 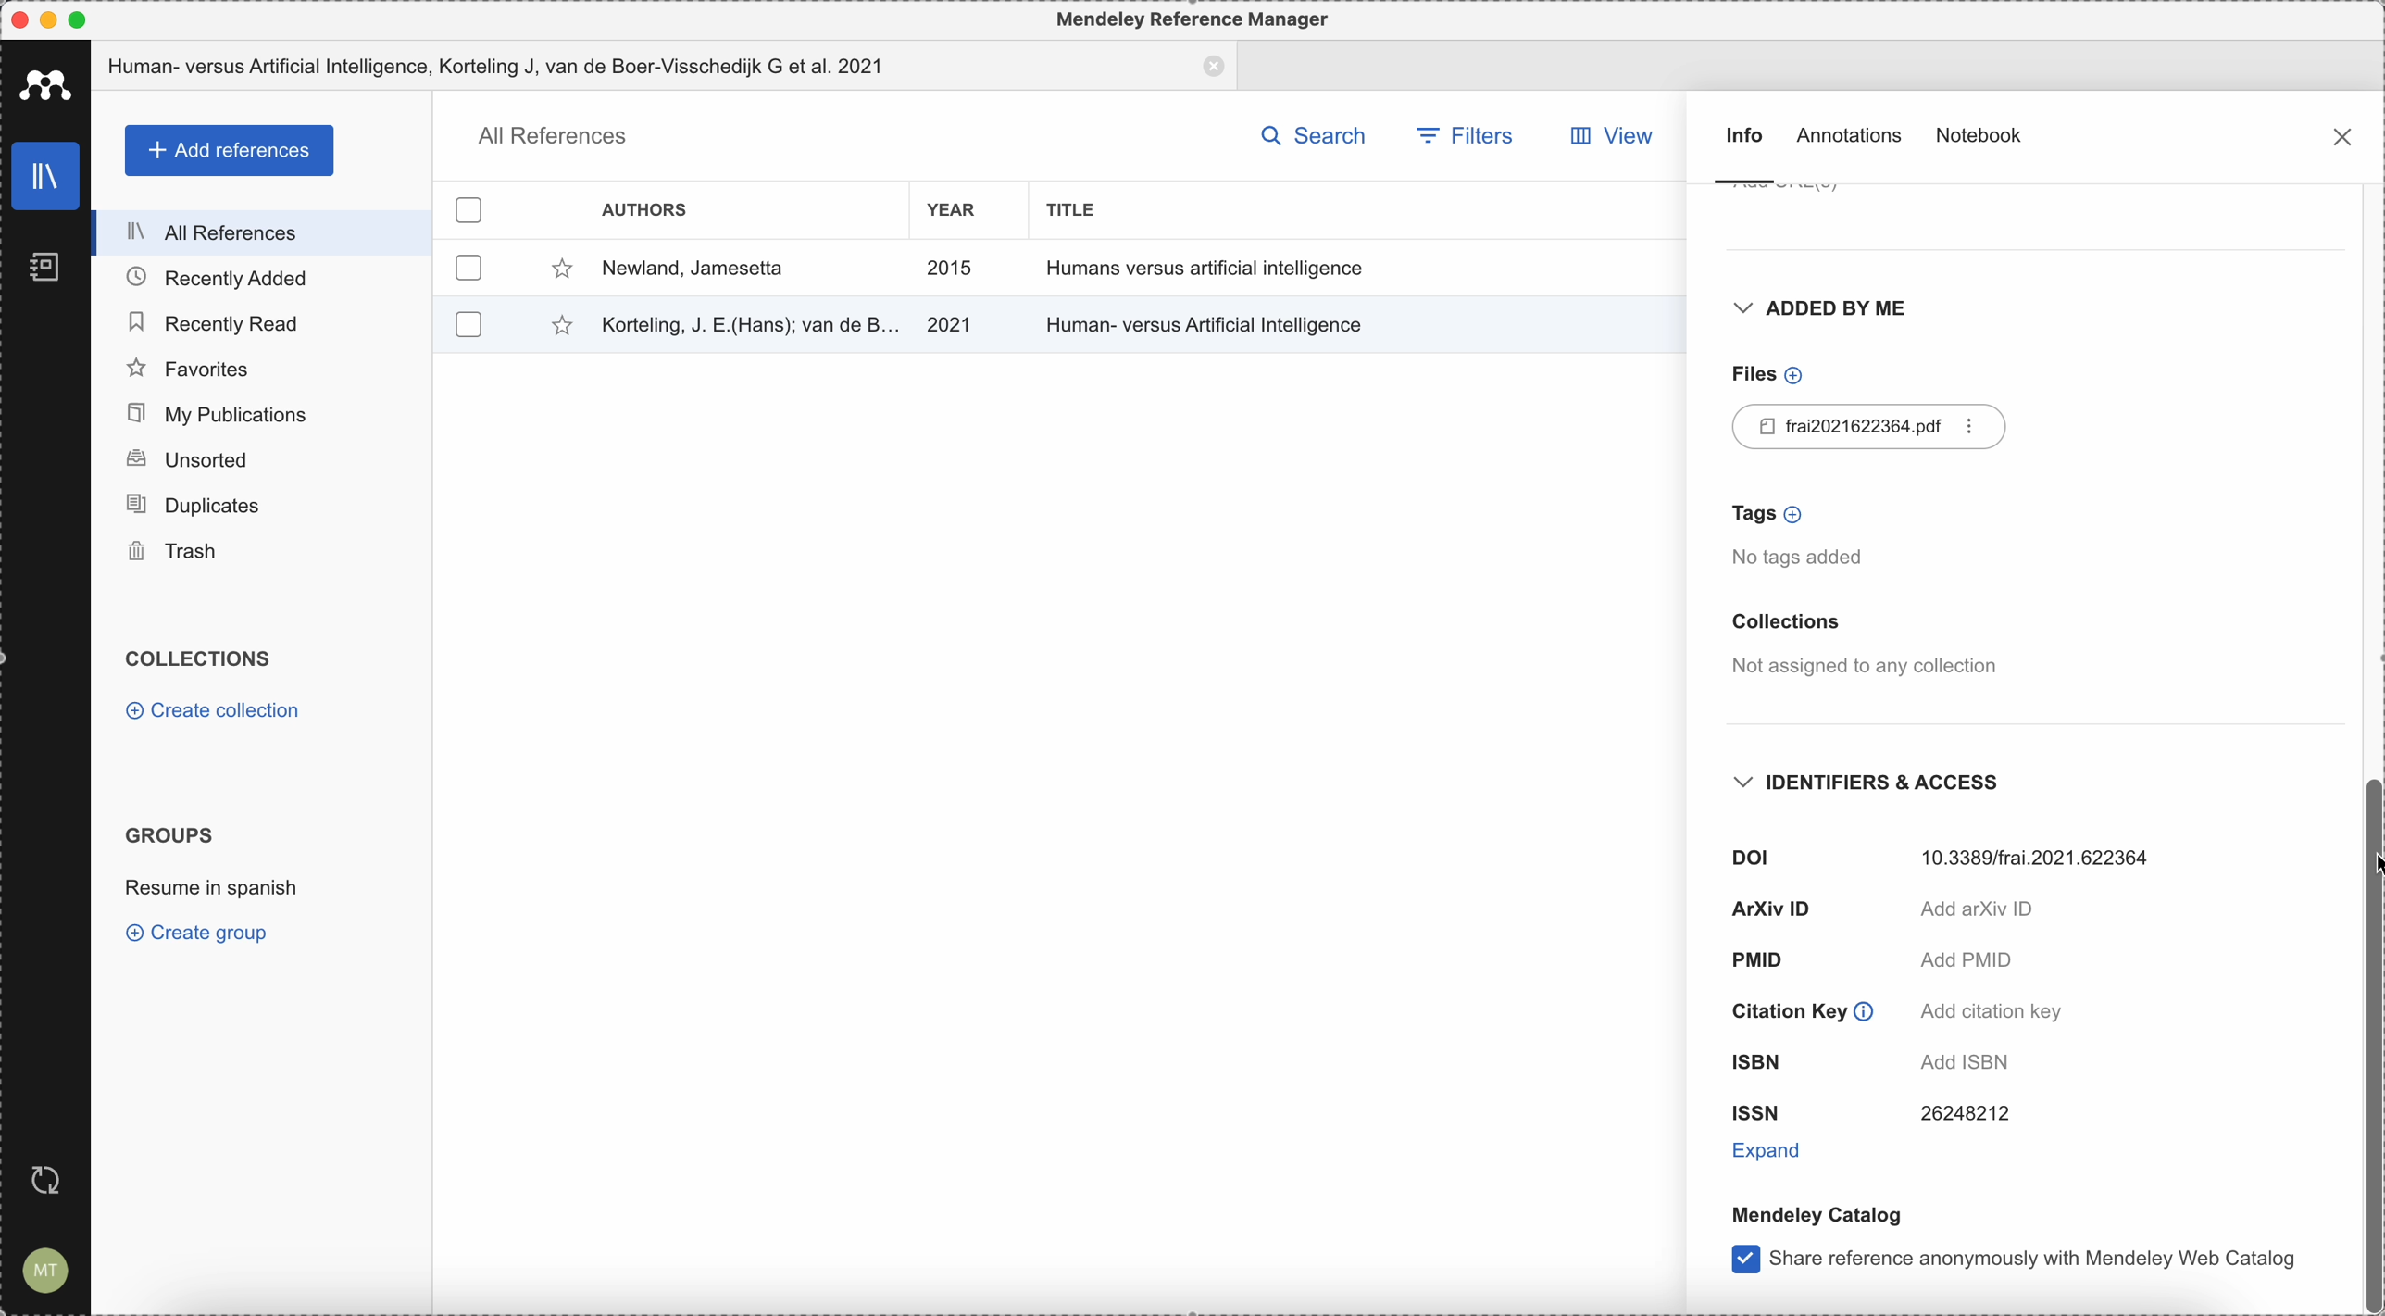 I want to click on search, so click(x=1314, y=133).